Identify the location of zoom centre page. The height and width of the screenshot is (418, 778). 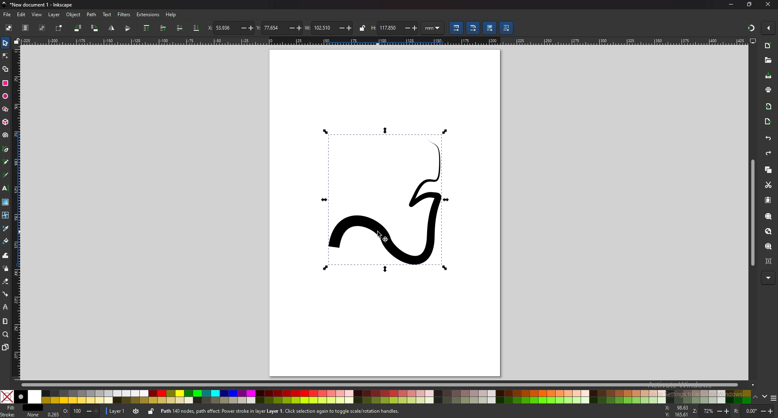
(769, 261).